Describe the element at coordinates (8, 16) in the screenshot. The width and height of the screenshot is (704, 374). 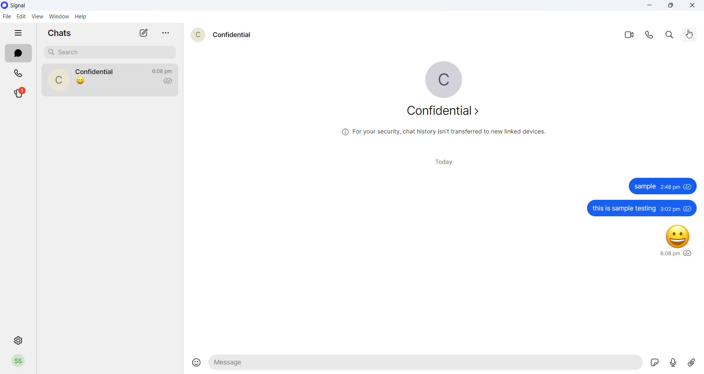
I see `file` at that location.